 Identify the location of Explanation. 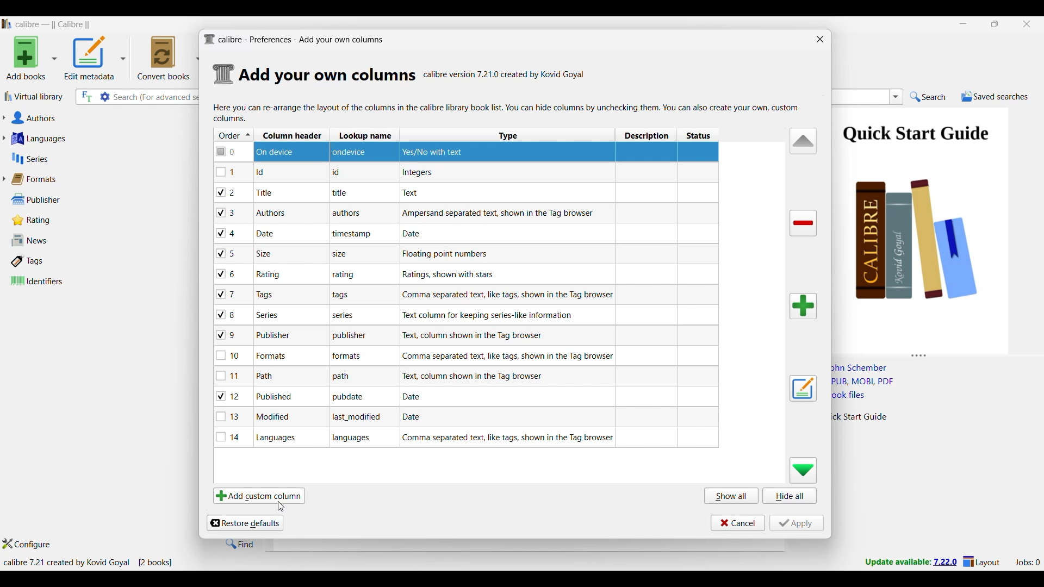
(417, 233).